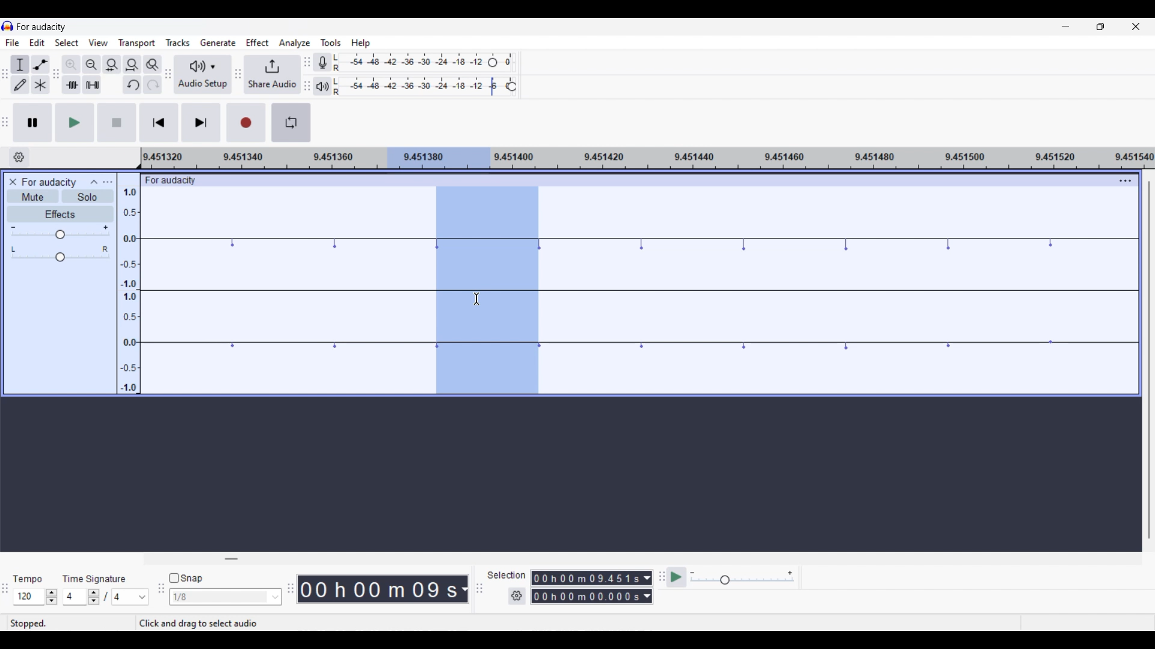 This screenshot has width=1155, height=649. What do you see at coordinates (661, 577) in the screenshot?
I see `Play at speed toolbar` at bounding box center [661, 577].